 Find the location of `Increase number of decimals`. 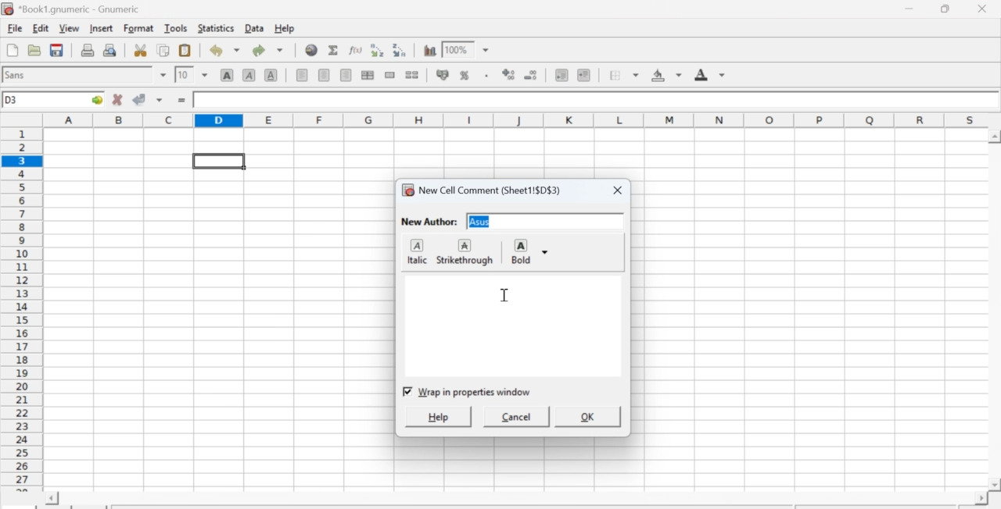

Increase number of decimals is located at coordinates (509, 74).